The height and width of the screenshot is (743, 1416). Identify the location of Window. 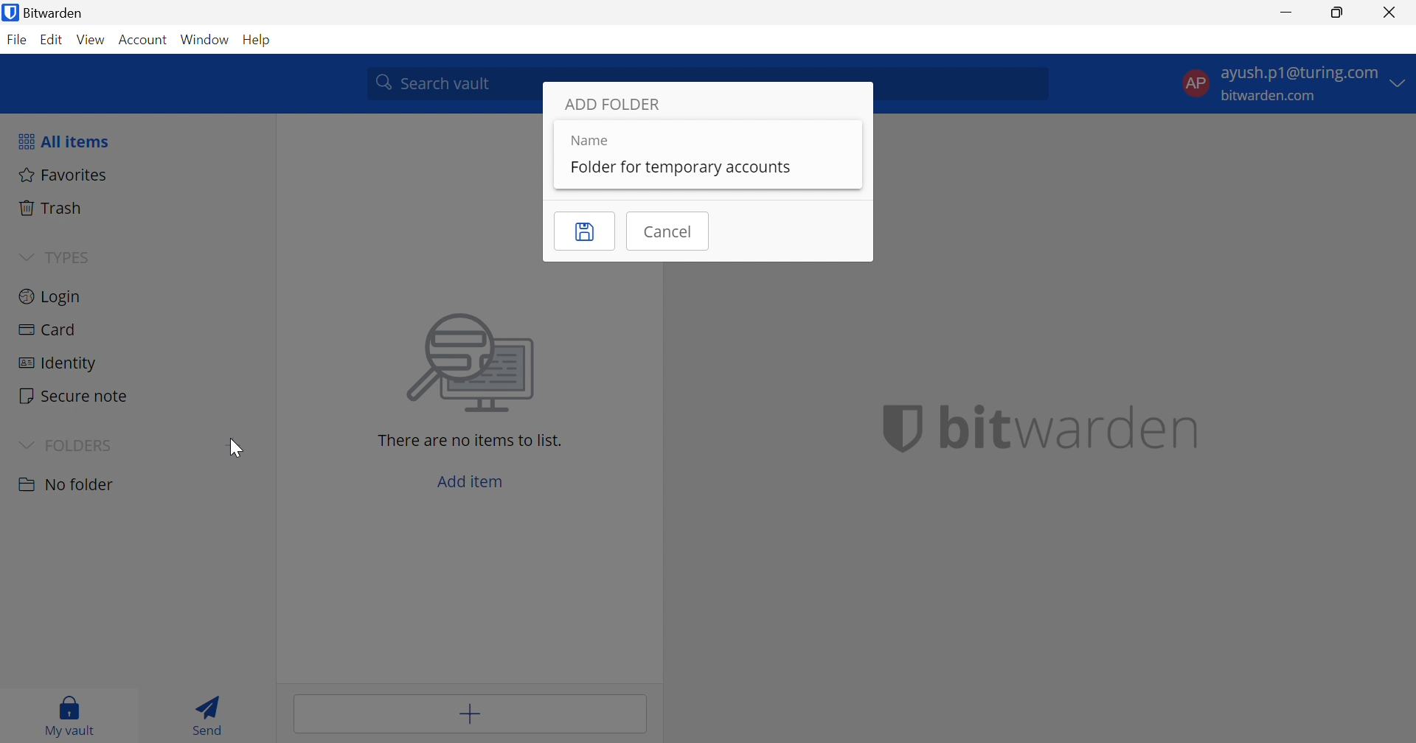
(203, 39).